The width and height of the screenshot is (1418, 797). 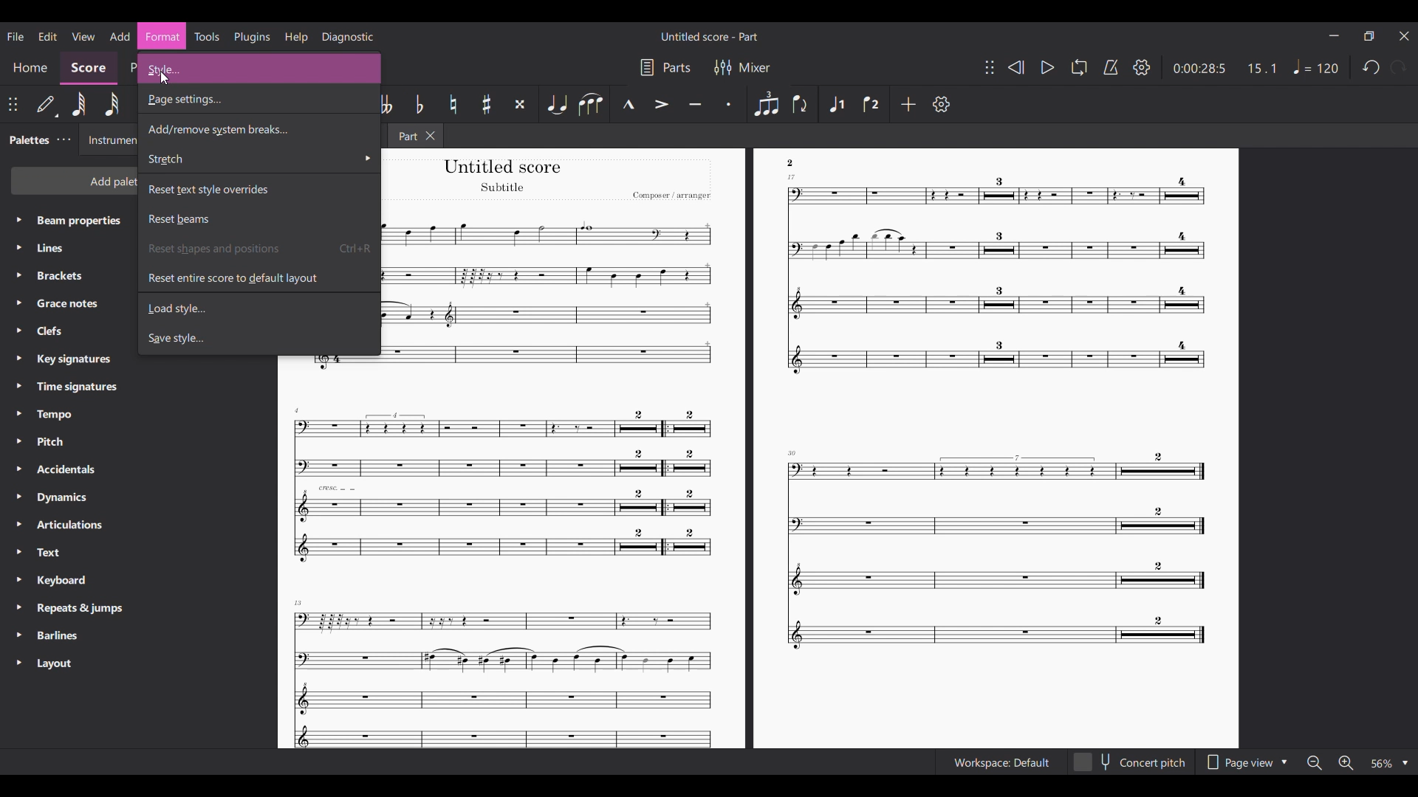 What do you see at coordinates (710, 36) in the screenshot?
I see `Untitled score - Part` at bounding box center [710, 36].